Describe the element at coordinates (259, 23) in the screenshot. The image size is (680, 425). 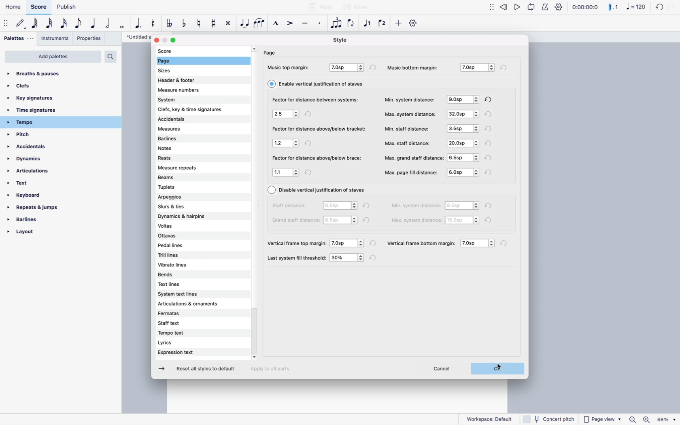
I see `slur` at that location.